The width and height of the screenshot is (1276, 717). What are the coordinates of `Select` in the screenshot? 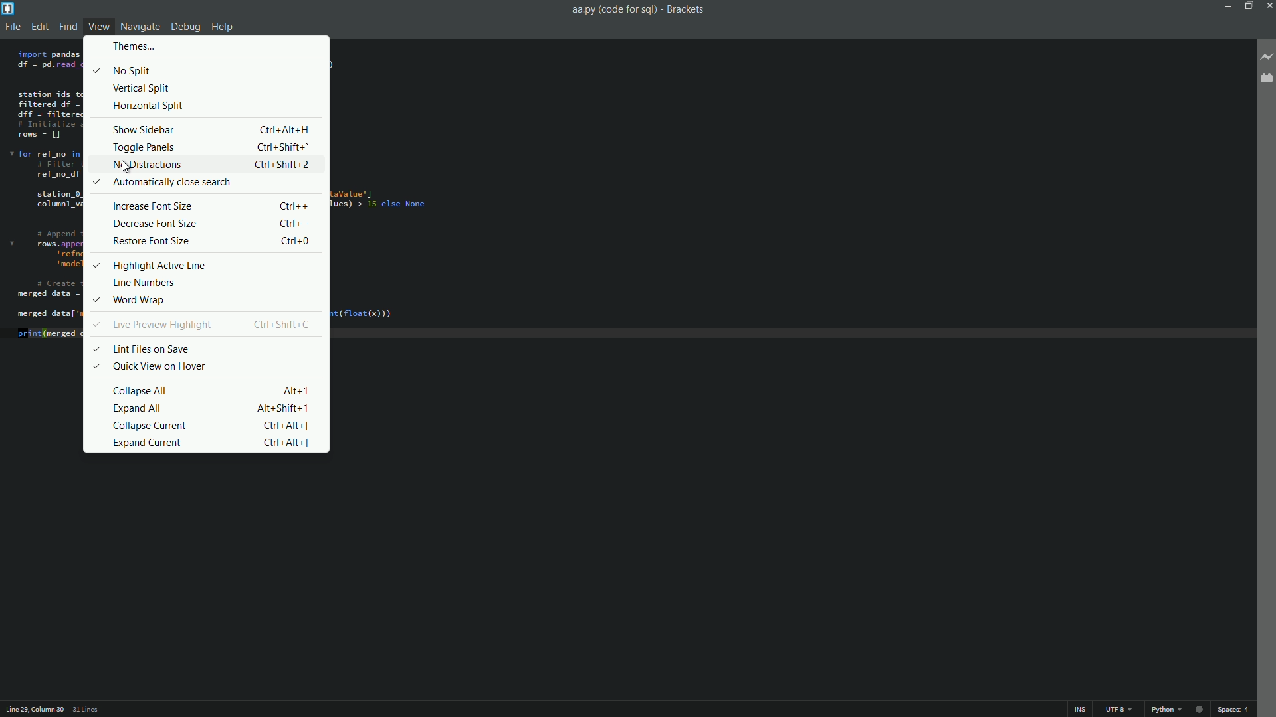 It's located at (97, 347).